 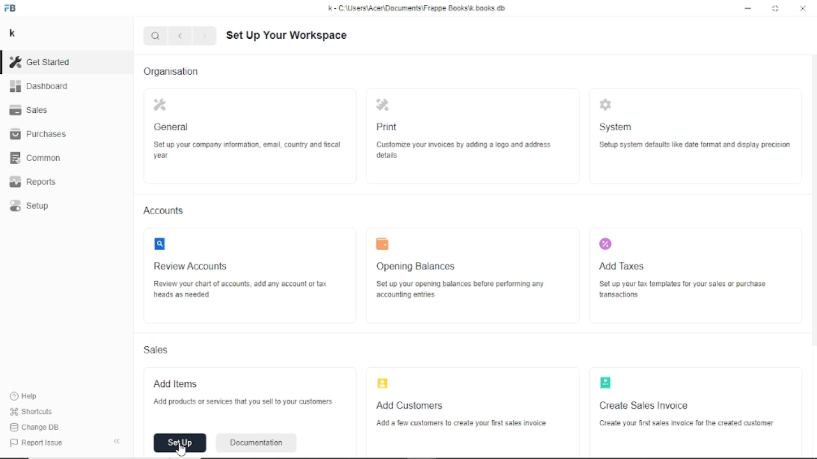 What do you see at coordinates (460, 128) in the screenshot?
I see `Print    Customize your invoices by adding a logo and address details.` at bounding box center [460, 128].